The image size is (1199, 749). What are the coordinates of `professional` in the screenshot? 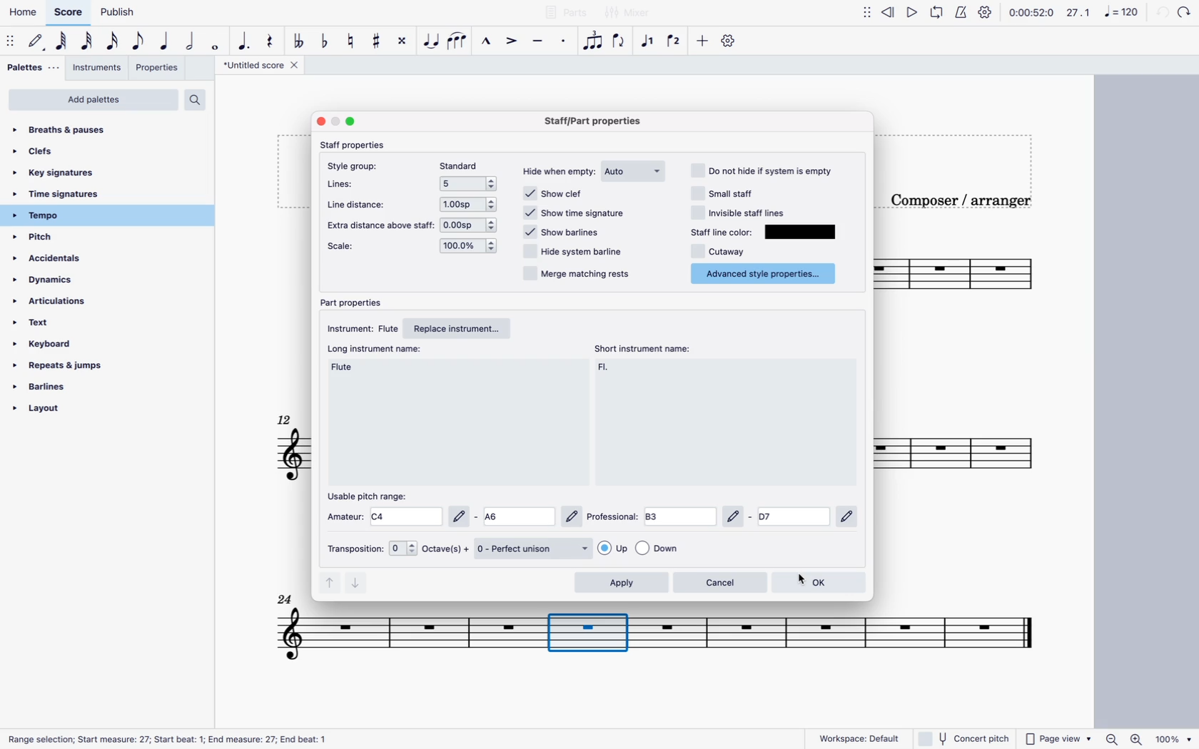 It's located at (611, 516).